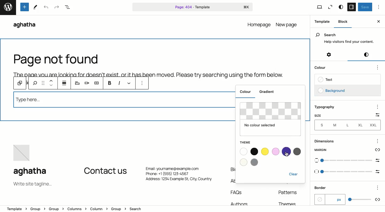 This screenshot has height=212, width=385. What do you see at coordinates (247, 142) in the screenshot?
I see `Theme` at bounding box center [247, 142].